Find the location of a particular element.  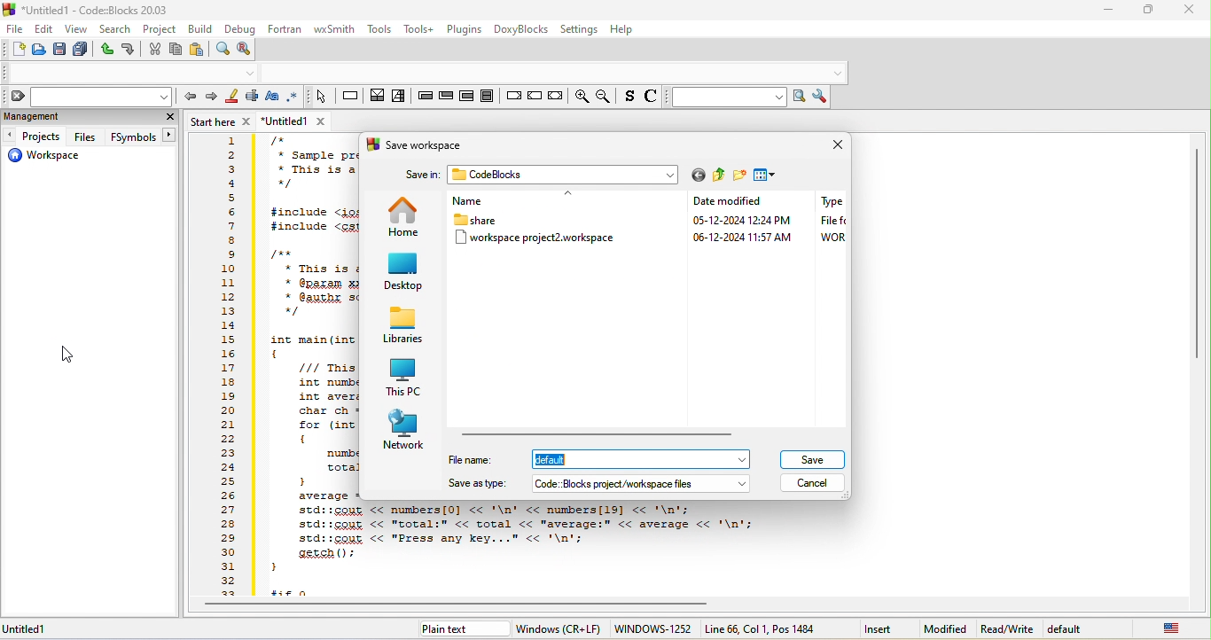

vertical scroll bar is located at coordinates (1197, 253).